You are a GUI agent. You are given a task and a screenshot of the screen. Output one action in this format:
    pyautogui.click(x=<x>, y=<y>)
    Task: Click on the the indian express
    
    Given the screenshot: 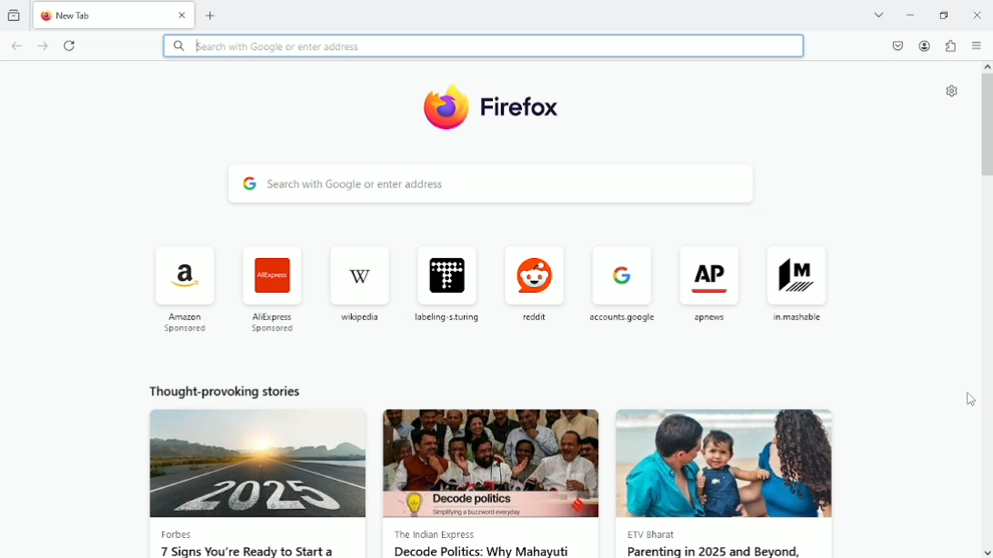 What is the action you would take?
    pyautogui.click(x=443, y=535)
    